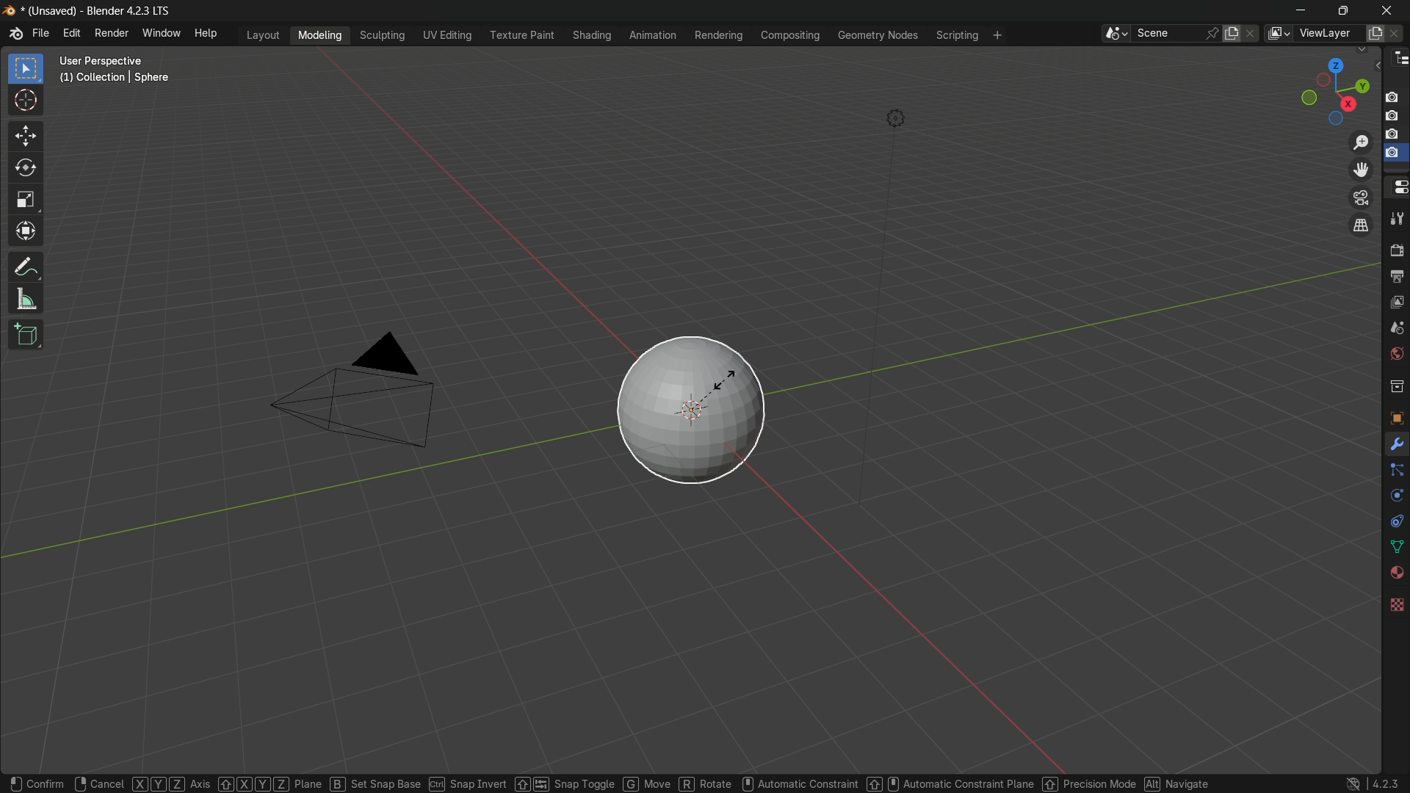 Image resolution: width=1410 pixels, height=793 pixels. I want to click on automatic constraint plane, so click(948, 781).